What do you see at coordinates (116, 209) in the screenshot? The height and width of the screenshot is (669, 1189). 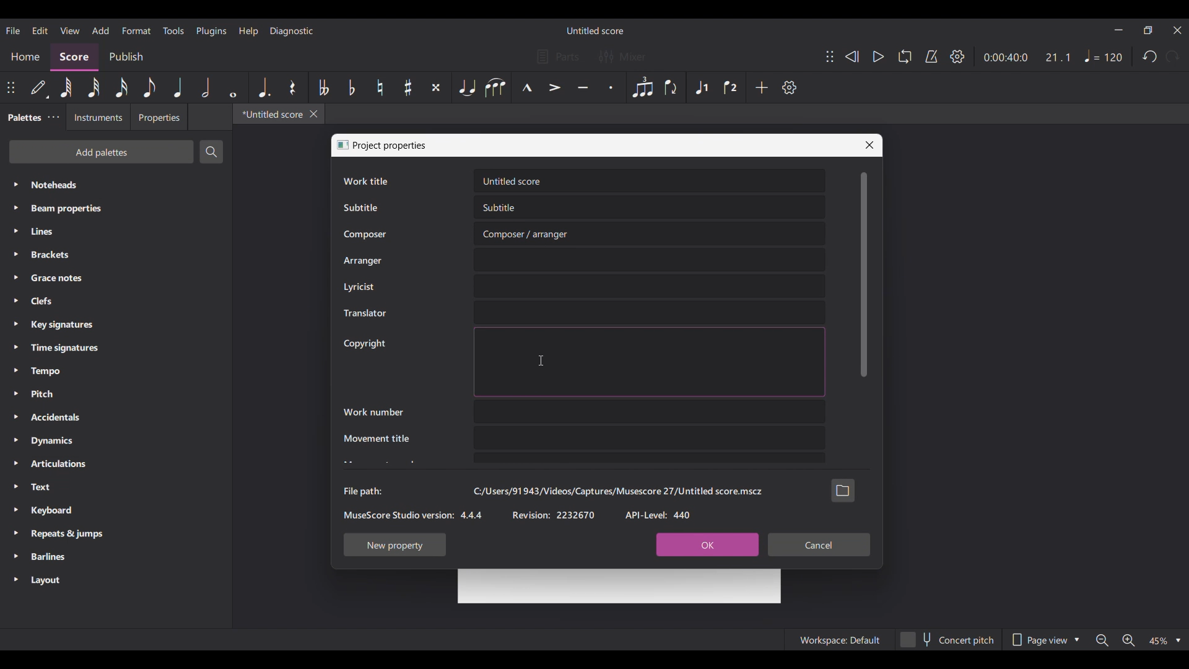 I see `Beam properties` at bounding box center [116, 209].